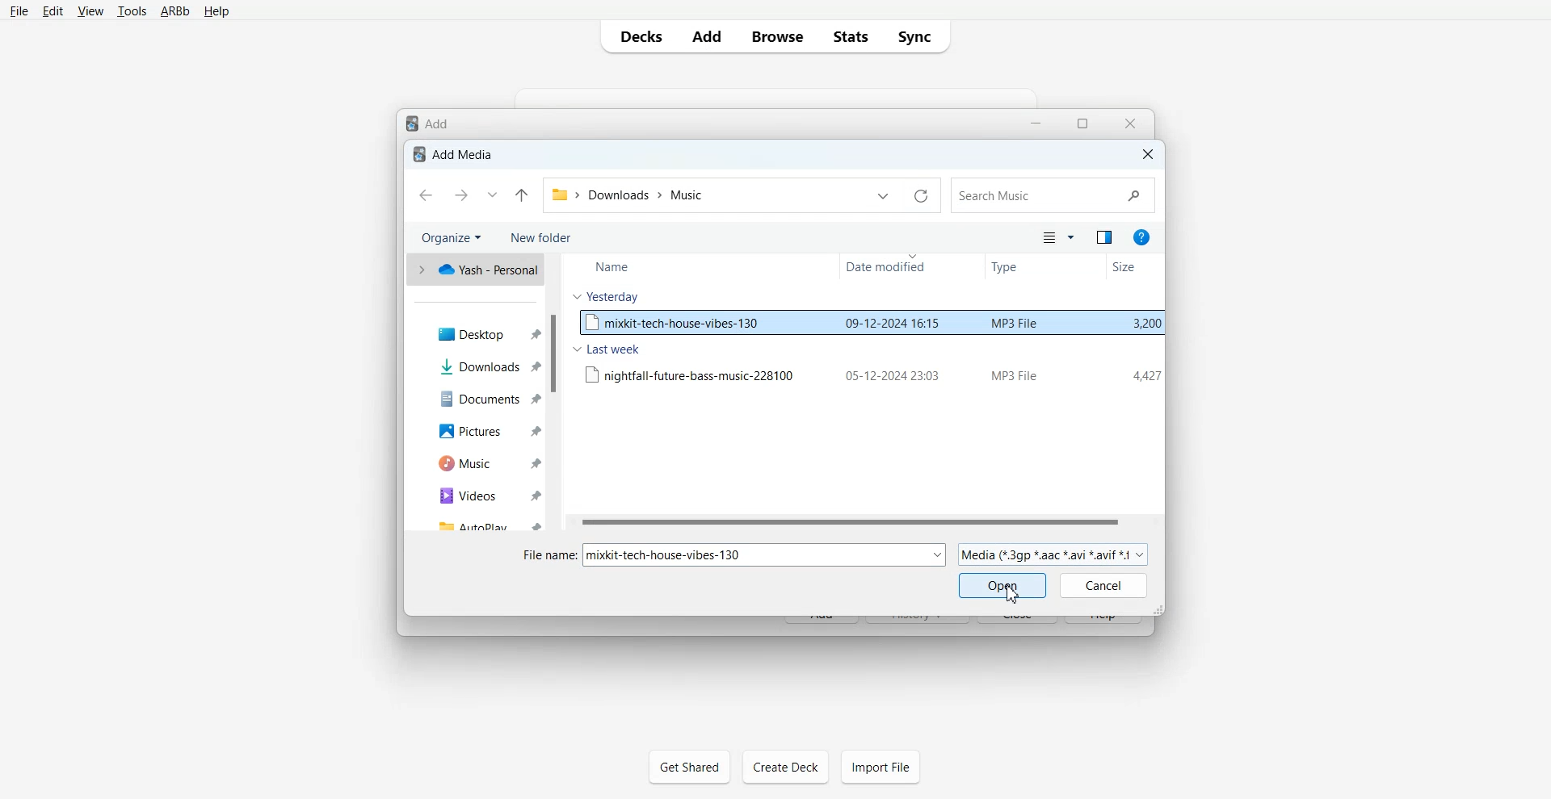 Image resolution: width=1551 pixels, height=799 pixels. What do you see at coordinates (1144, 237) in the screenshot?
I see `Get Help` at bounding box center [1144, 237].